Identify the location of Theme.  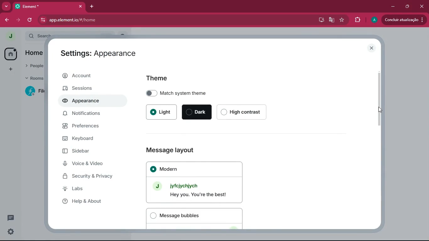
(158, 78).